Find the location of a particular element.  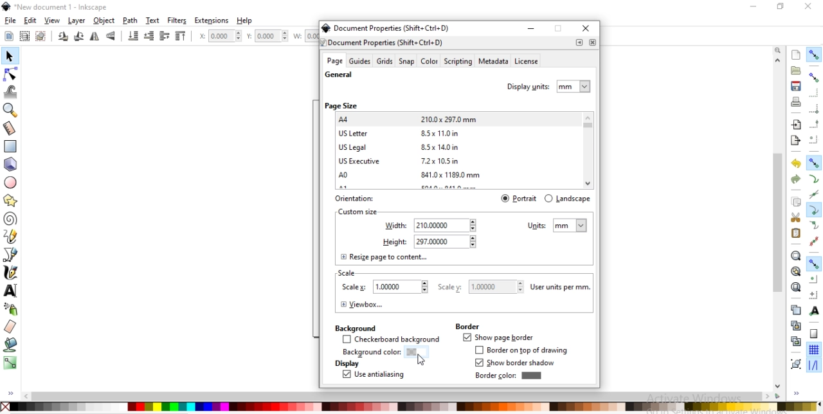

snap an items rotation center is located at coordinates (814, 294).